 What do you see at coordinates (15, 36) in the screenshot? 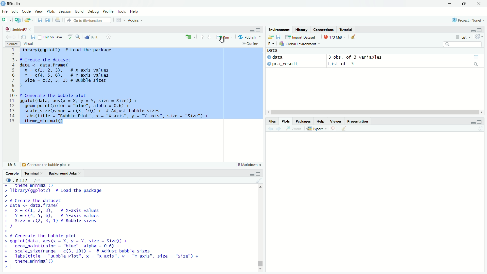
I see `go forward` at bounding box center [15, 36].